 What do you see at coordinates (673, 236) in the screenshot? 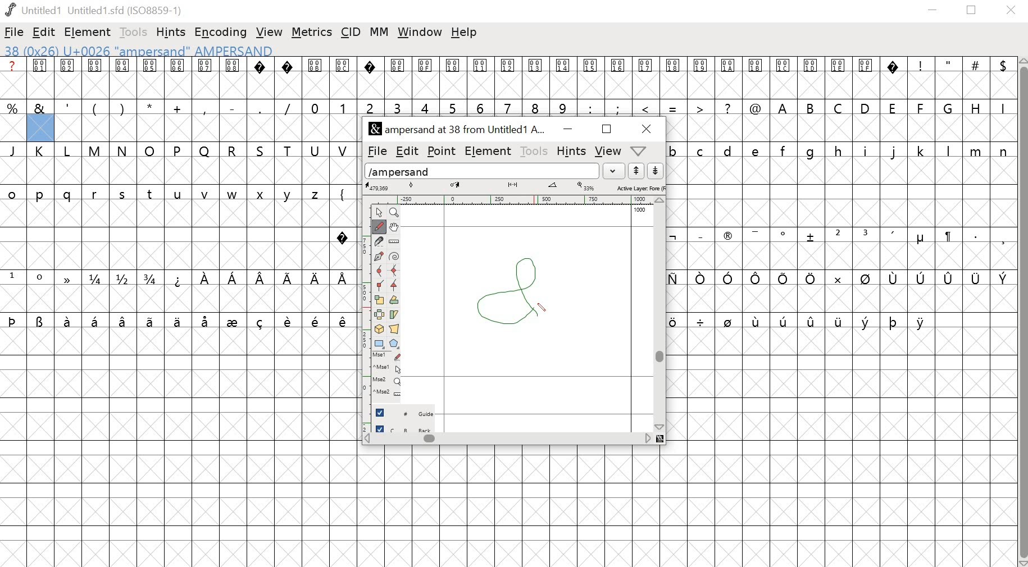
I see `symbol` at bounding box center [673, 236].